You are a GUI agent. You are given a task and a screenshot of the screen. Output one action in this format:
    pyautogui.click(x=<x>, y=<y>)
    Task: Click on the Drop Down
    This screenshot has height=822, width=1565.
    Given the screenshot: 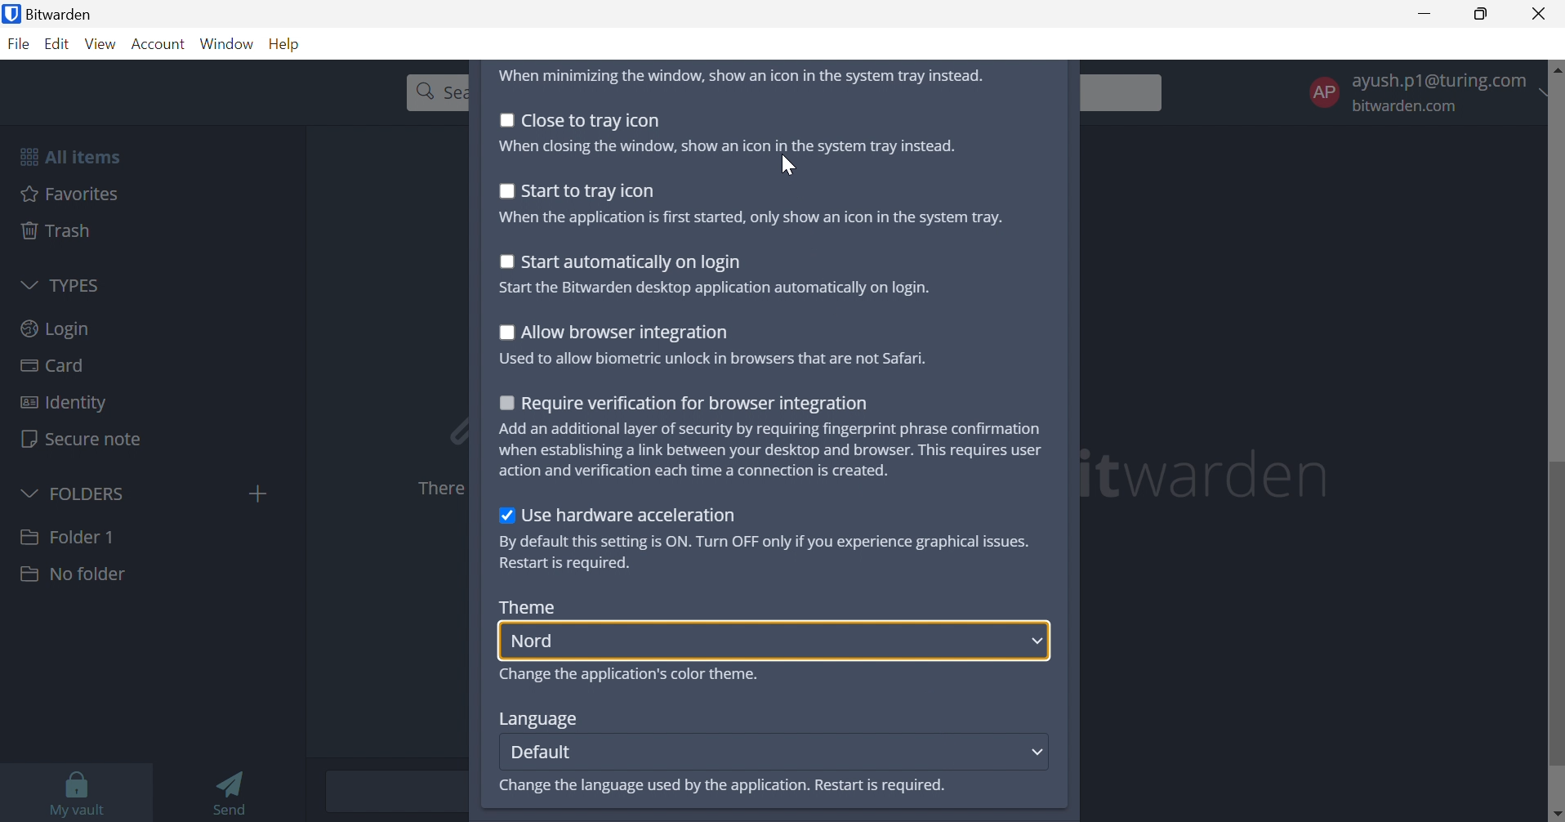 What is the action you would take?
    pyautogui.click(x=1038, y=750)
    